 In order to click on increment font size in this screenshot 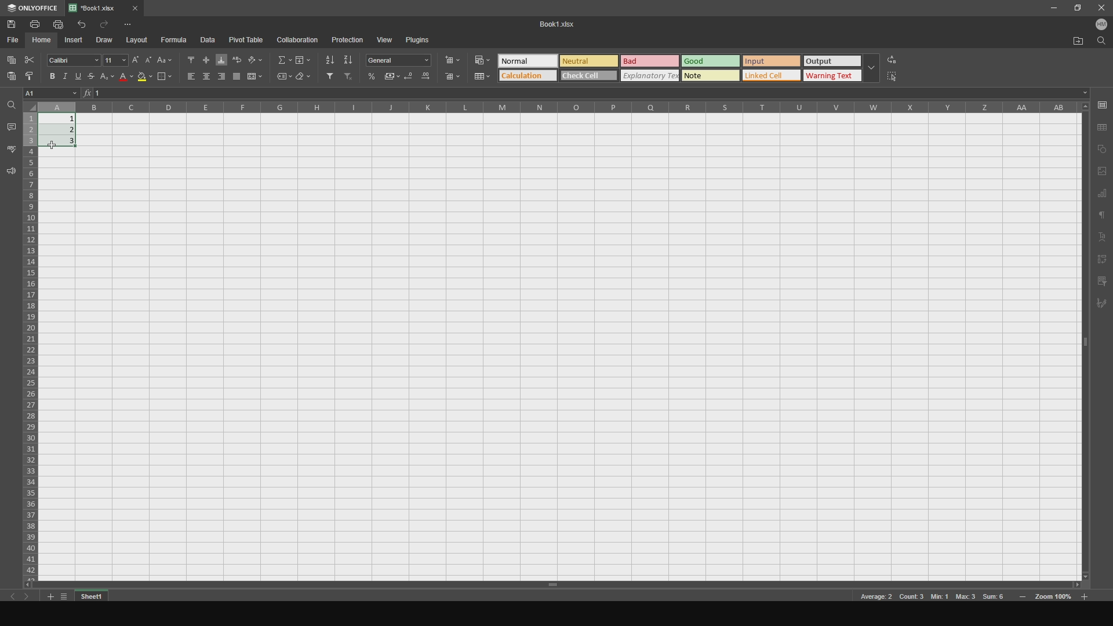, I will do `click(134, 59)`.